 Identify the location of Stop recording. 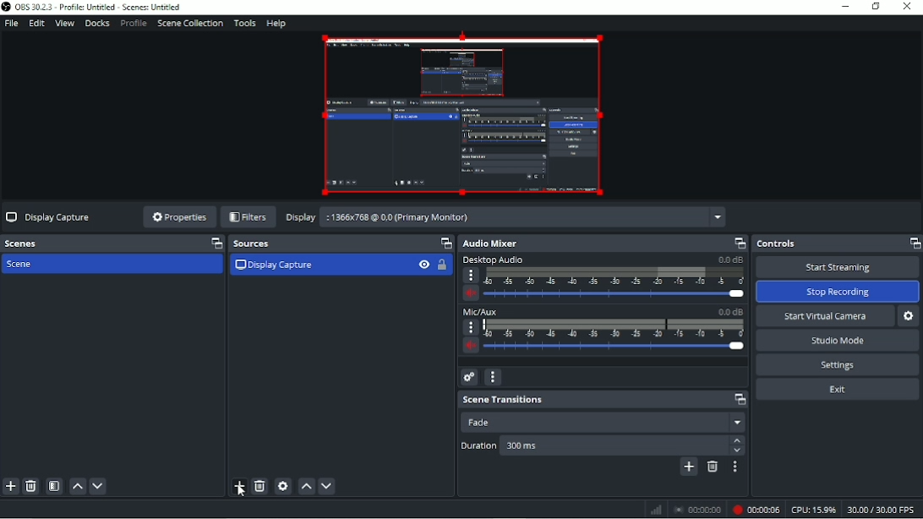
(698, 509).